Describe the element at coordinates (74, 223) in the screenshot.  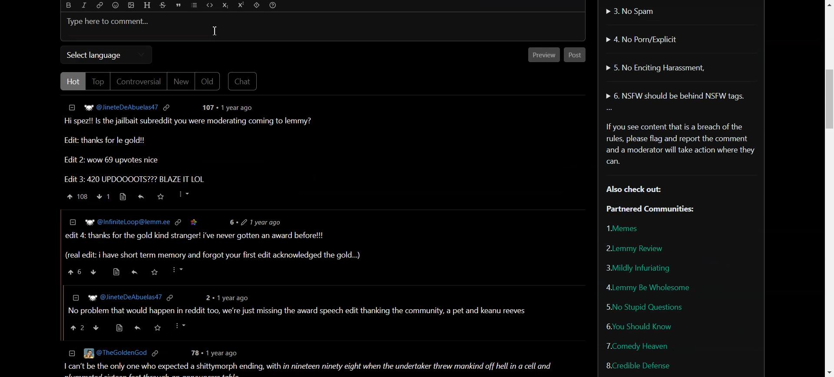
I see `collapse` at that location.